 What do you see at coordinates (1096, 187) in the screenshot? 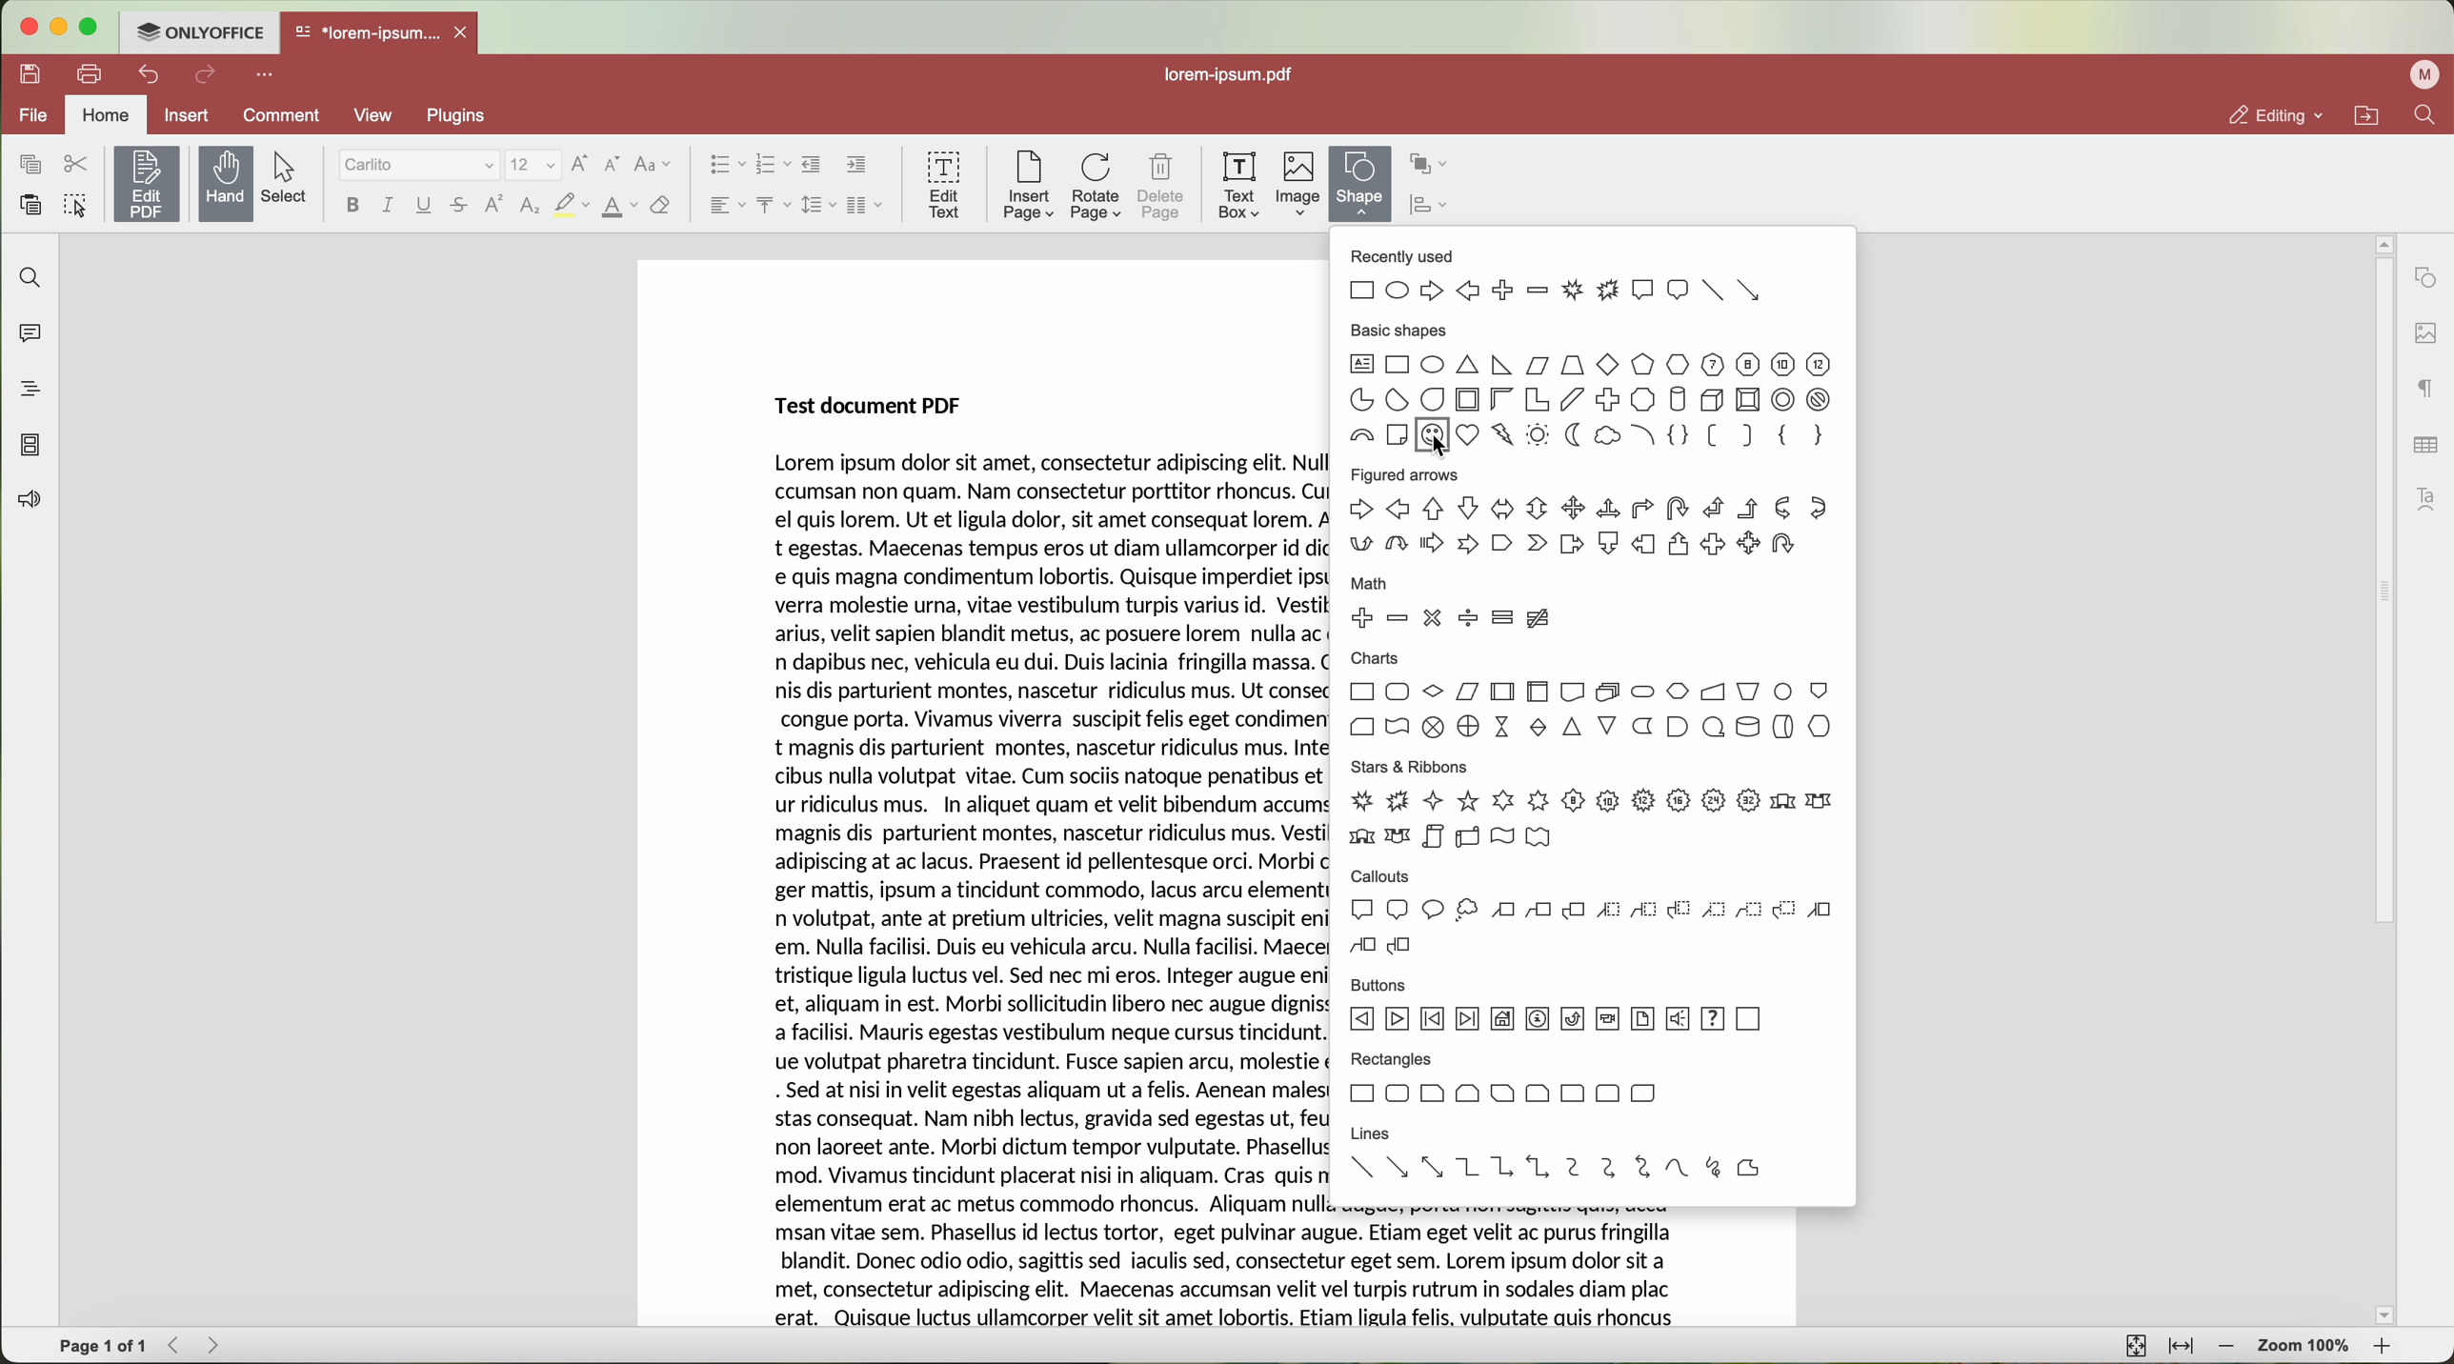
I see `rotate page` at bounding box center [1096, 187].